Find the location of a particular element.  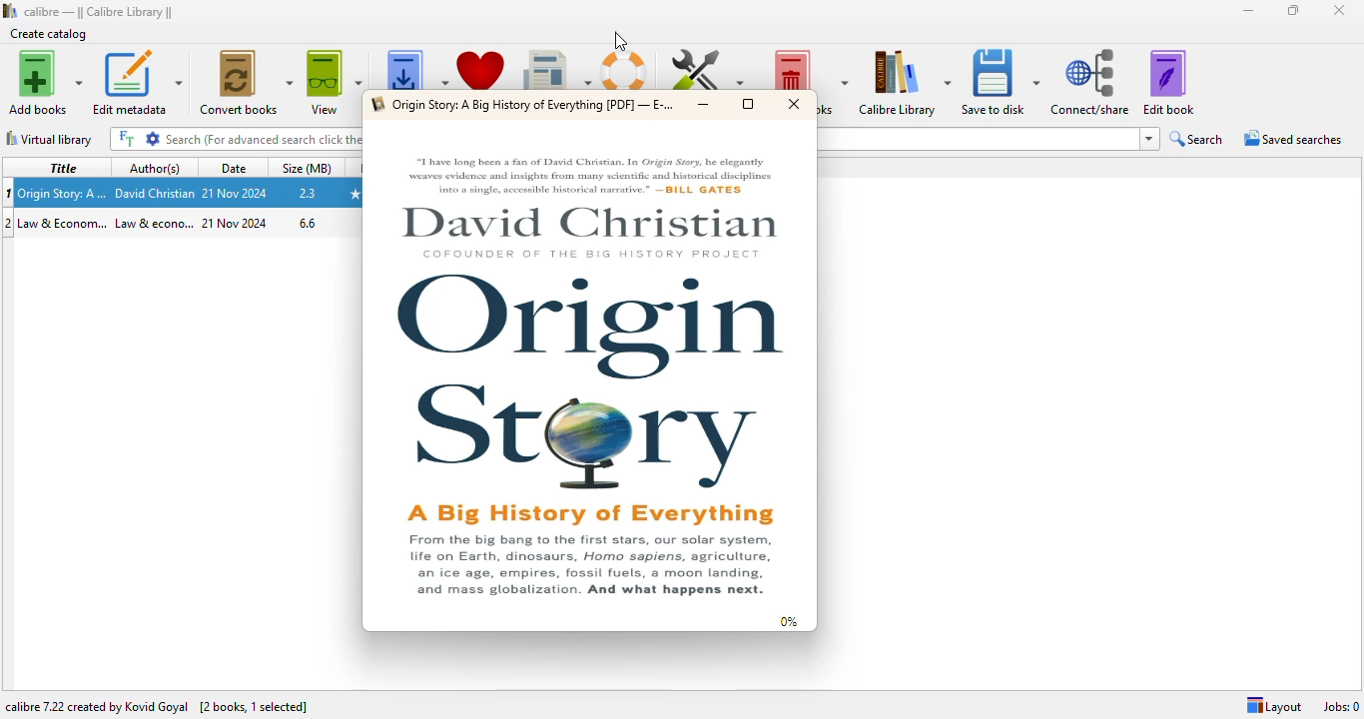

help is located at coordinates (627, 69).